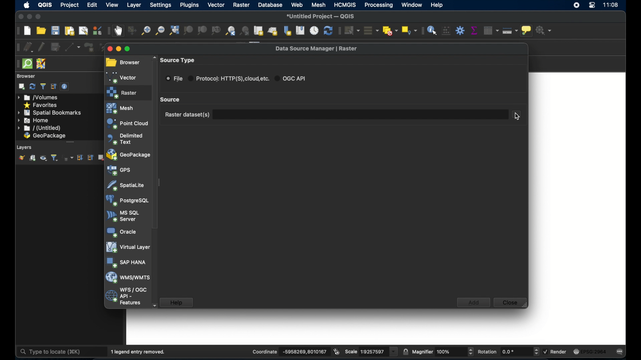 The image size is (641, 360). What do you see at coordinates (82, 31) in the screenshot?
I see `show layout manager` at bounding box center [82, 31].